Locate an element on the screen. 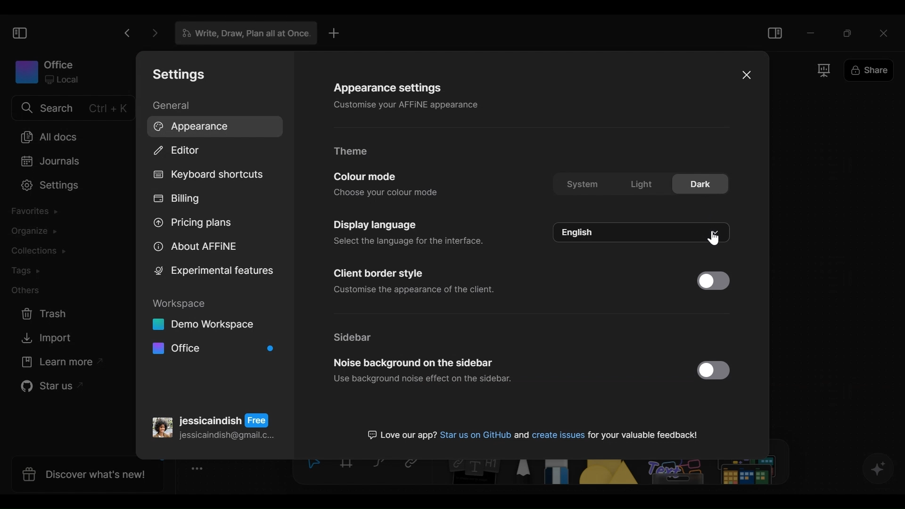 The width and height of the screenshot is (905, 509). Tab is located at coordinates (242, 33).